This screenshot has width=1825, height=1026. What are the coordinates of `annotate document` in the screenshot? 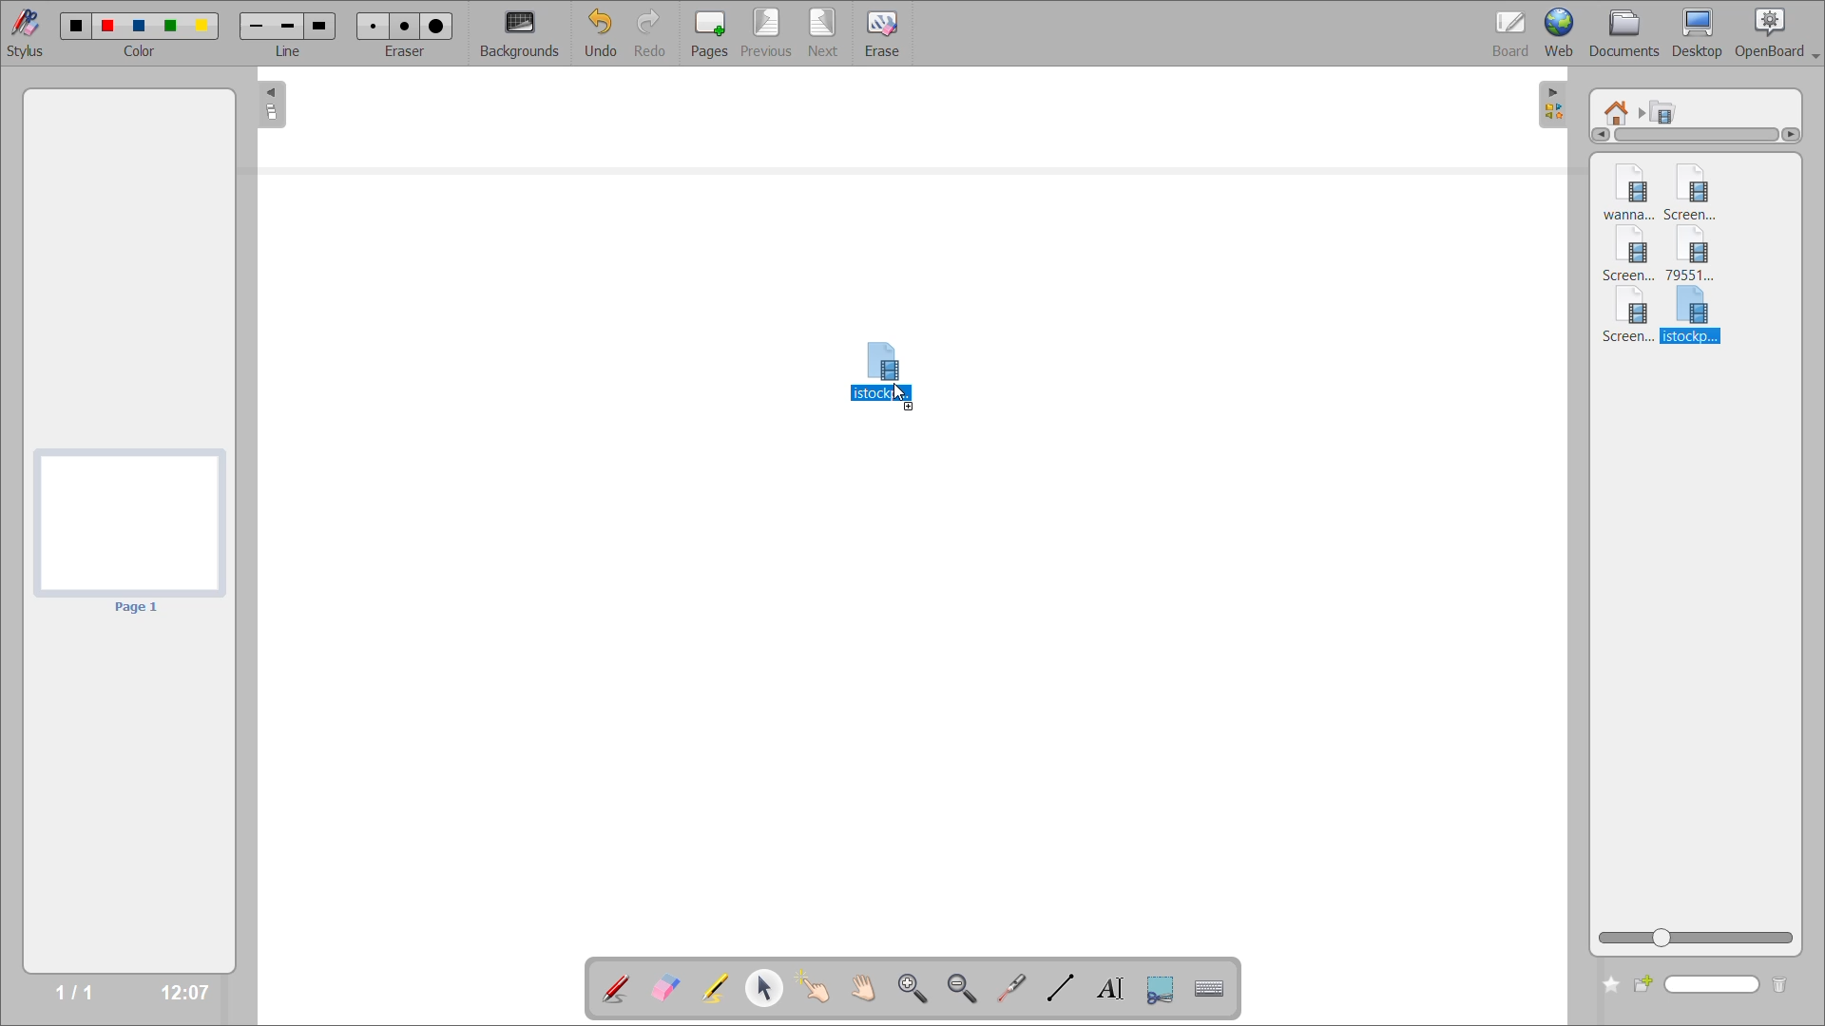 It's located at (615, 986).